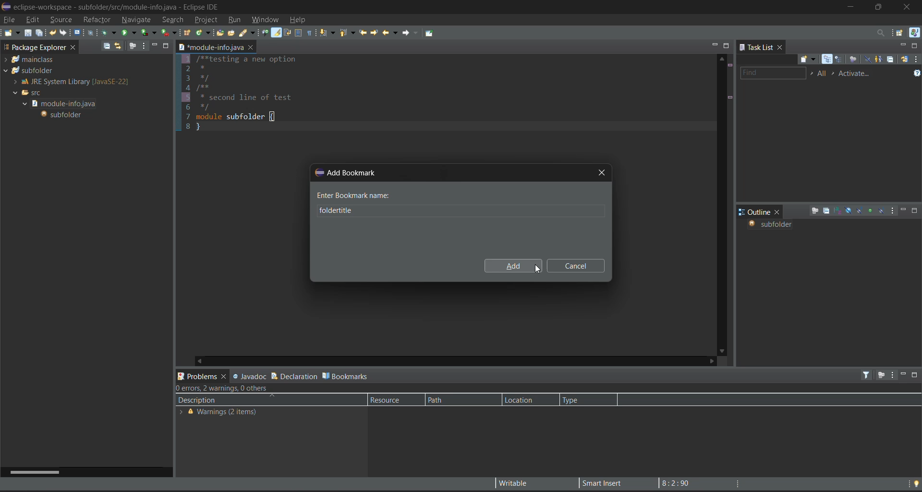  What do you see at coordinates (388, 32) in the screenshot?
I see `back` at bounding box center [388, 32].